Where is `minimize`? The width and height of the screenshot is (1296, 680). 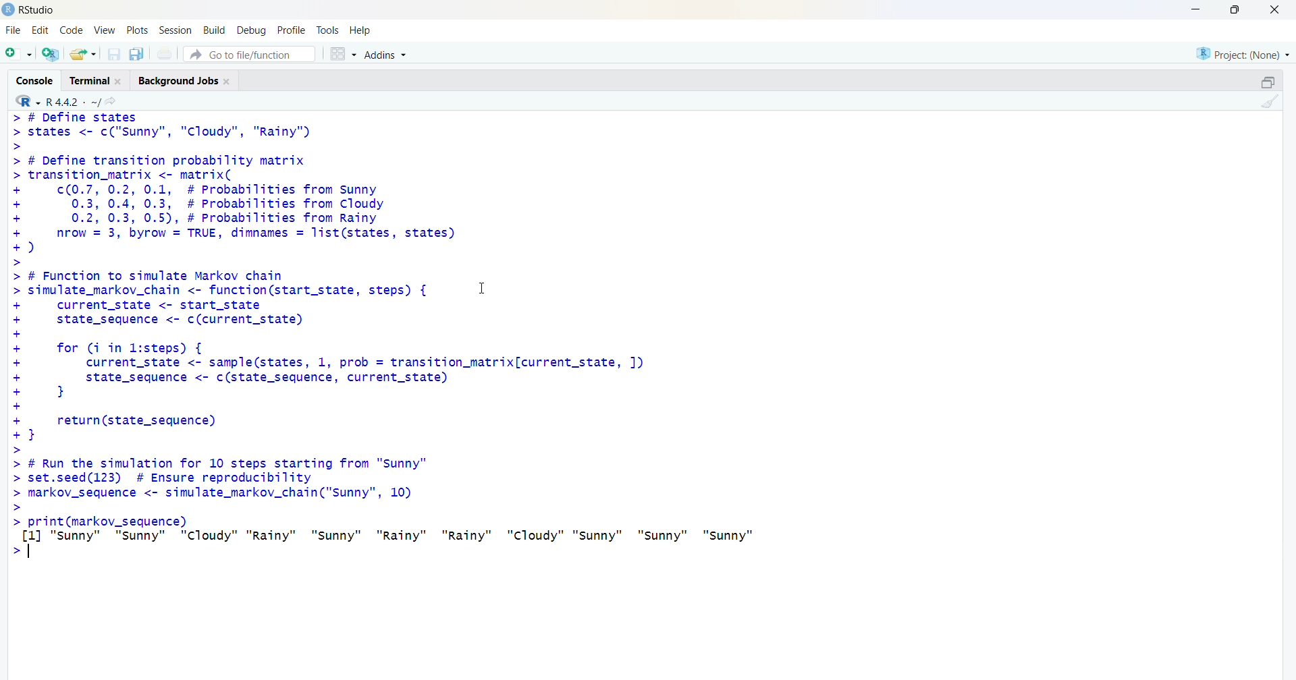 minimize is located at coordinates (1193, 9).